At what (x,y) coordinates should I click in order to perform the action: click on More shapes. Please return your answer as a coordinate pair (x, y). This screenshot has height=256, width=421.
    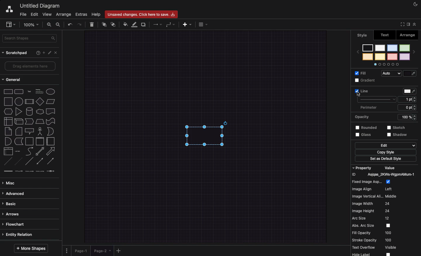
    Looking at the image, I should click on (32, 247).